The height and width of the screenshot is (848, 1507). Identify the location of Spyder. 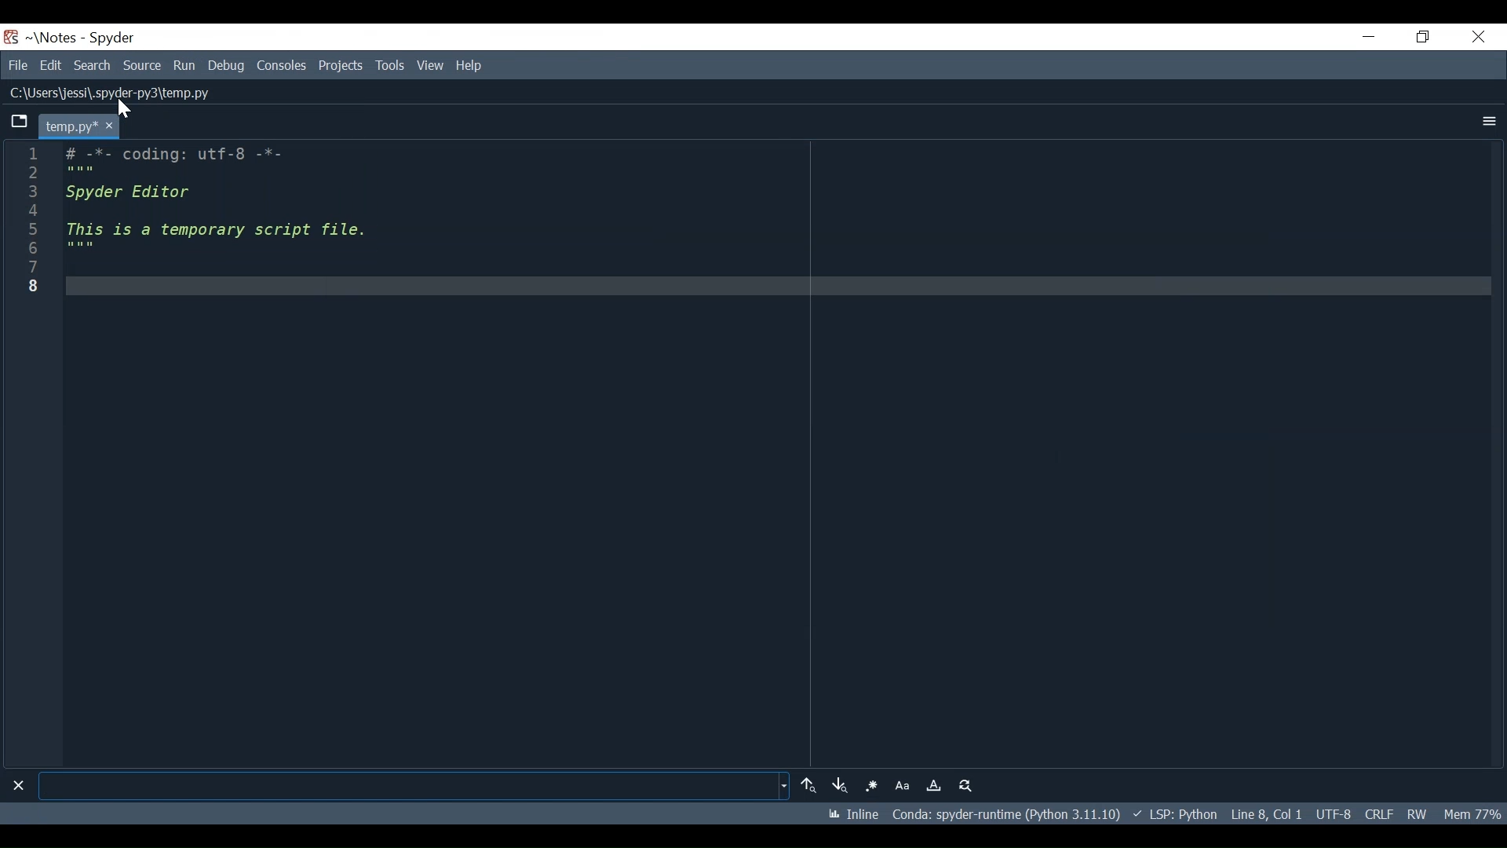
(105, 38).